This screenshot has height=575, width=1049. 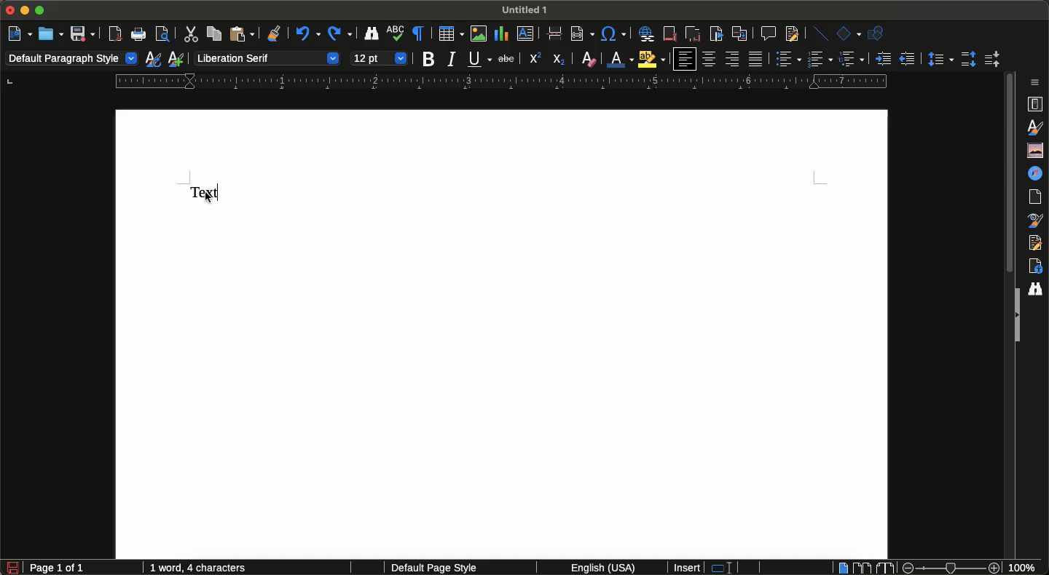 I want to click on Page count, so click(x=83, y=568).